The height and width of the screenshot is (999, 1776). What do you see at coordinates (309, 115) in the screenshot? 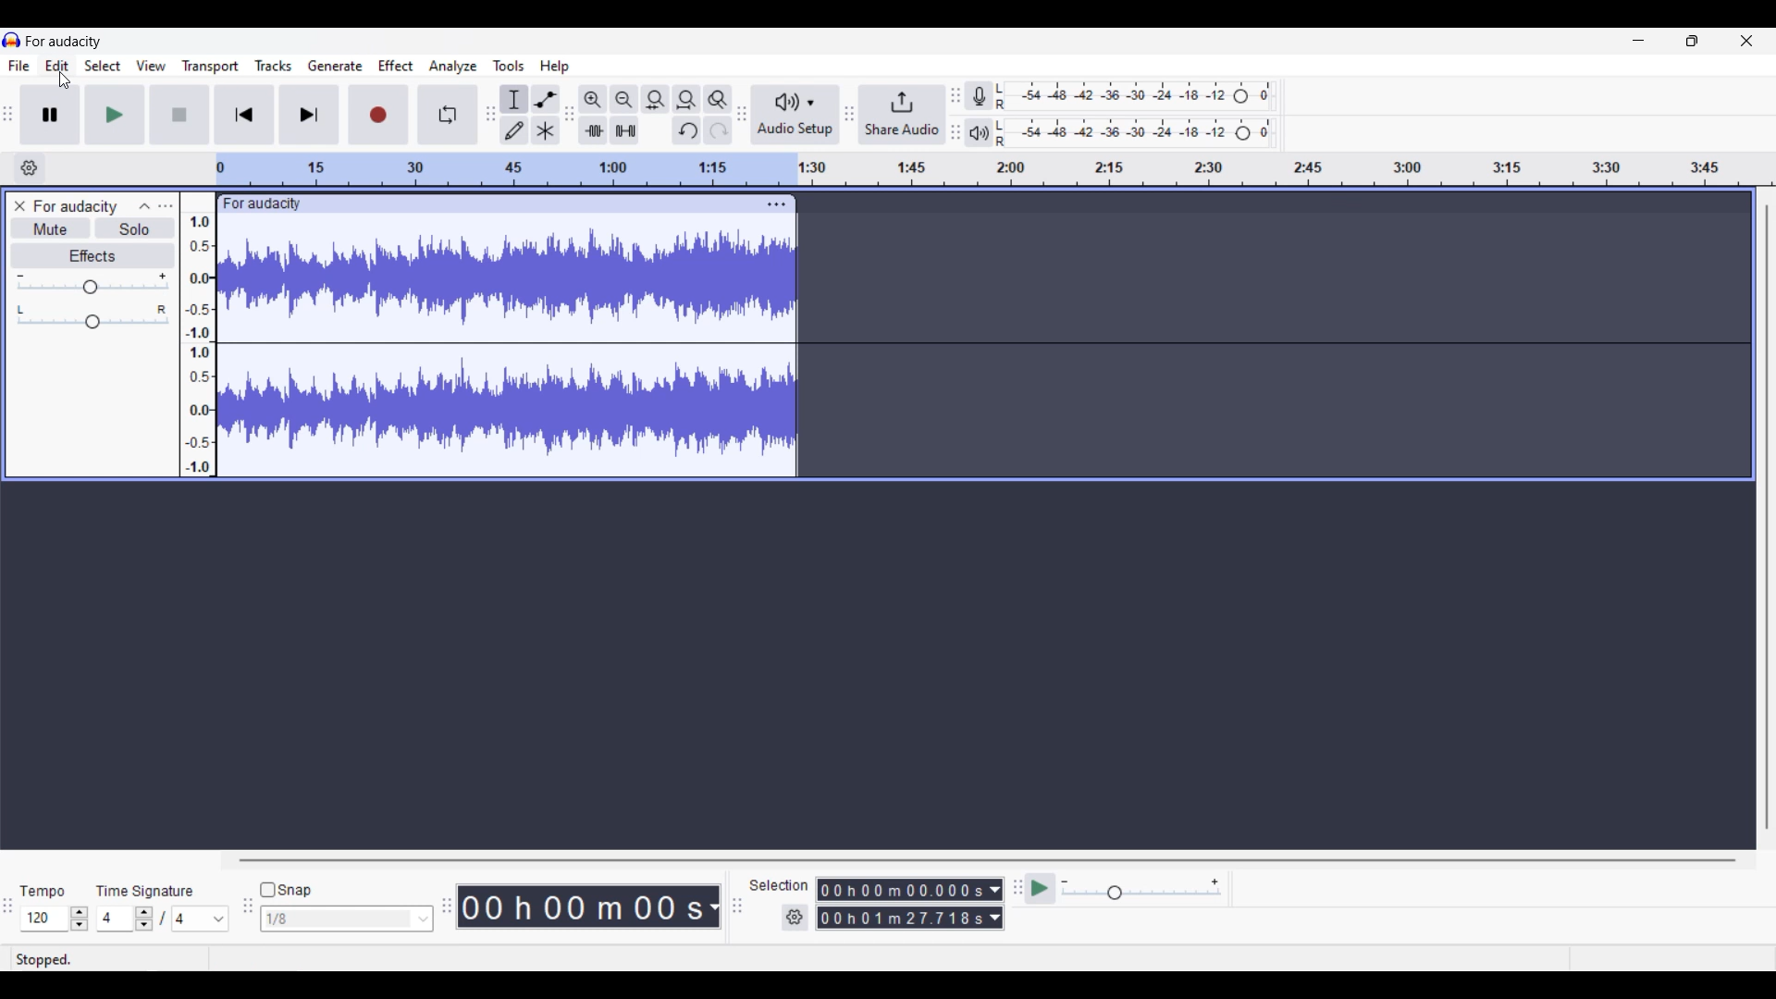
I see `Skip/Select to end` at bounding box center [309, 115].